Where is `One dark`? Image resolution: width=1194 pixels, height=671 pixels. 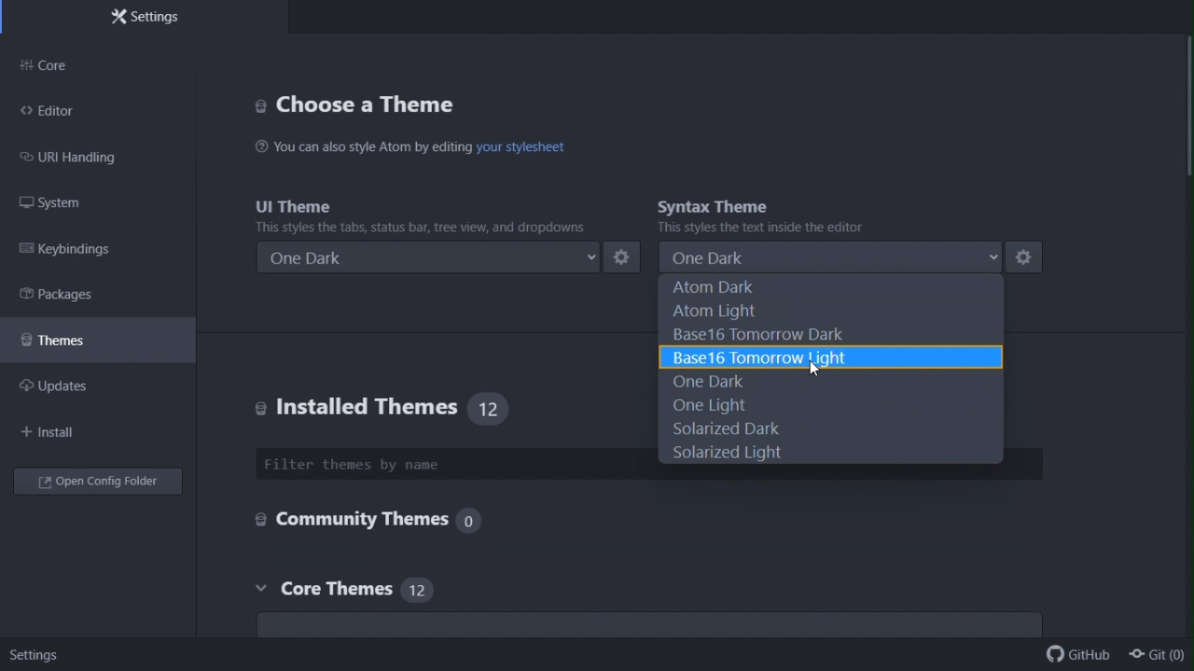
One dark is located at coordinates (432, 255).